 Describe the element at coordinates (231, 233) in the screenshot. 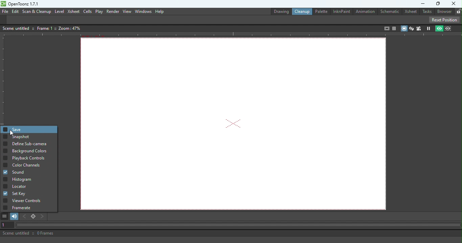

I see `Status bar` at that location.